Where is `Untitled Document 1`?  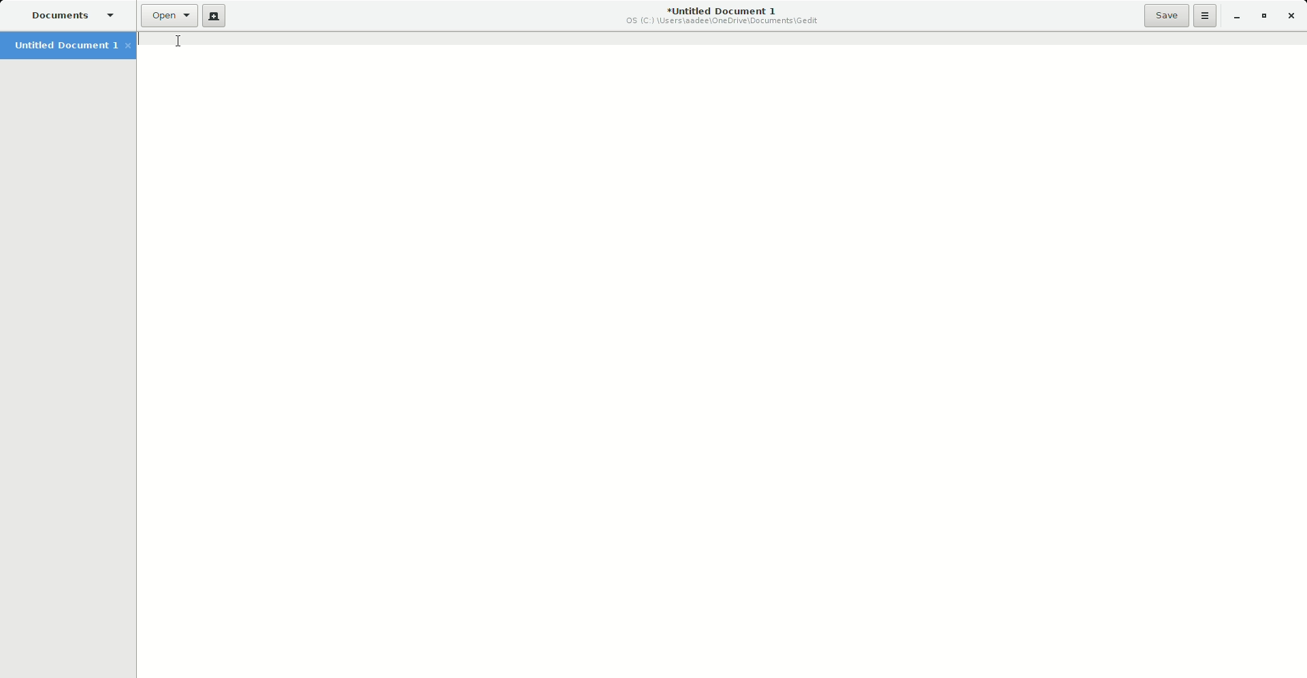
Untitled Document 1 is located at coordinates (719, 16).